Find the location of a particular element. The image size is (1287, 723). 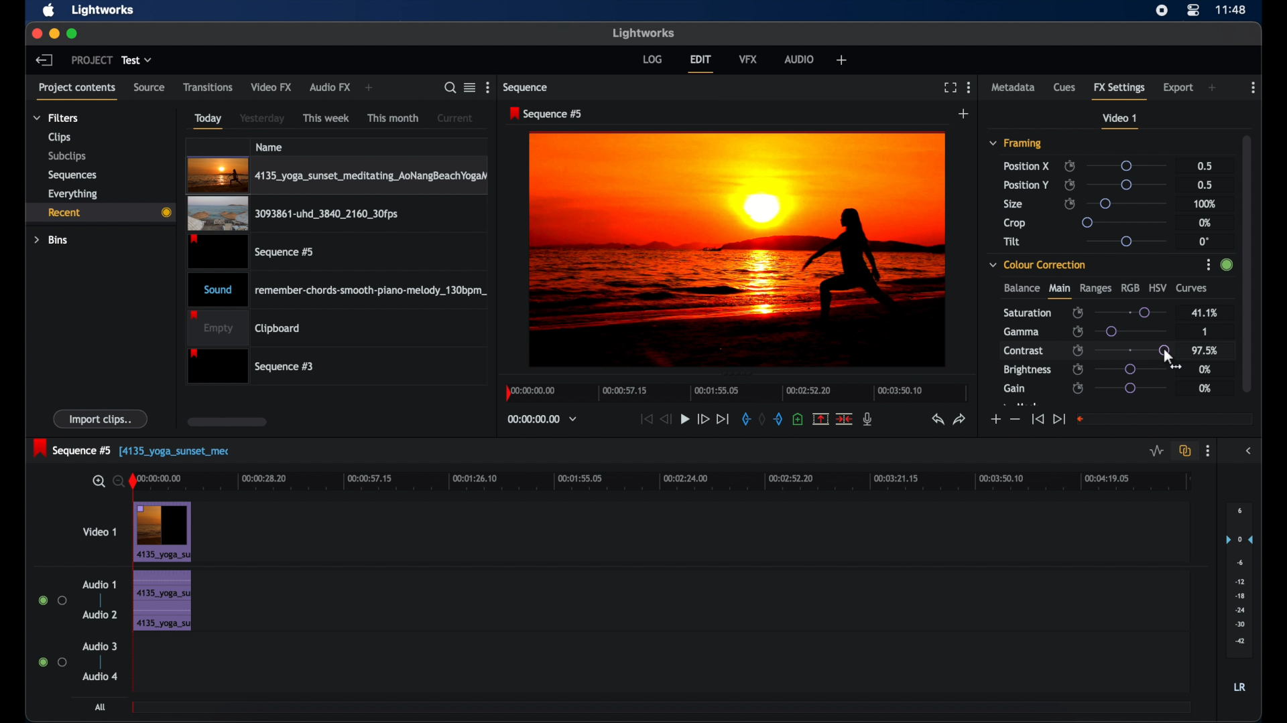

clear marks is located at coordinates (763, 419).